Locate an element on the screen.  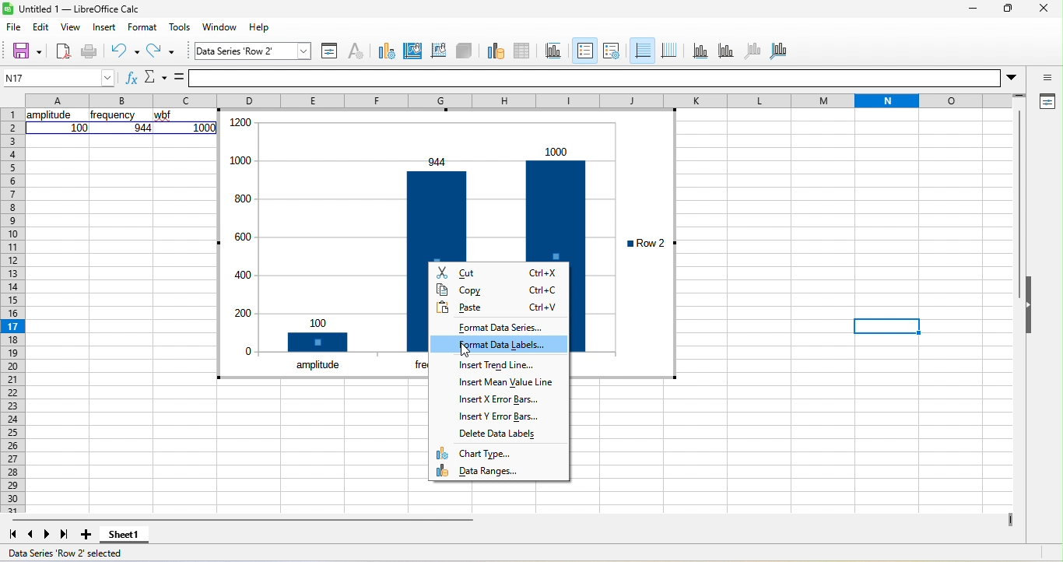
data series row 2 is located at coordinates (254, 51).